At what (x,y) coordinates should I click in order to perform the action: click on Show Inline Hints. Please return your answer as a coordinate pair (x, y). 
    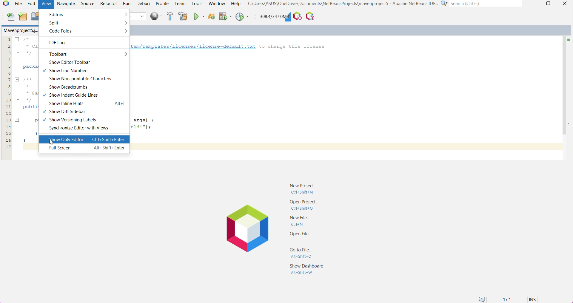
    Looking at the image, I should click on (84, 103).